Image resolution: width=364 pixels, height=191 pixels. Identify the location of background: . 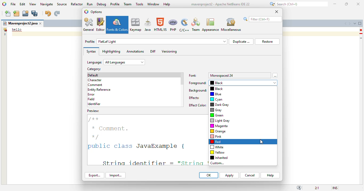
(198, 90).